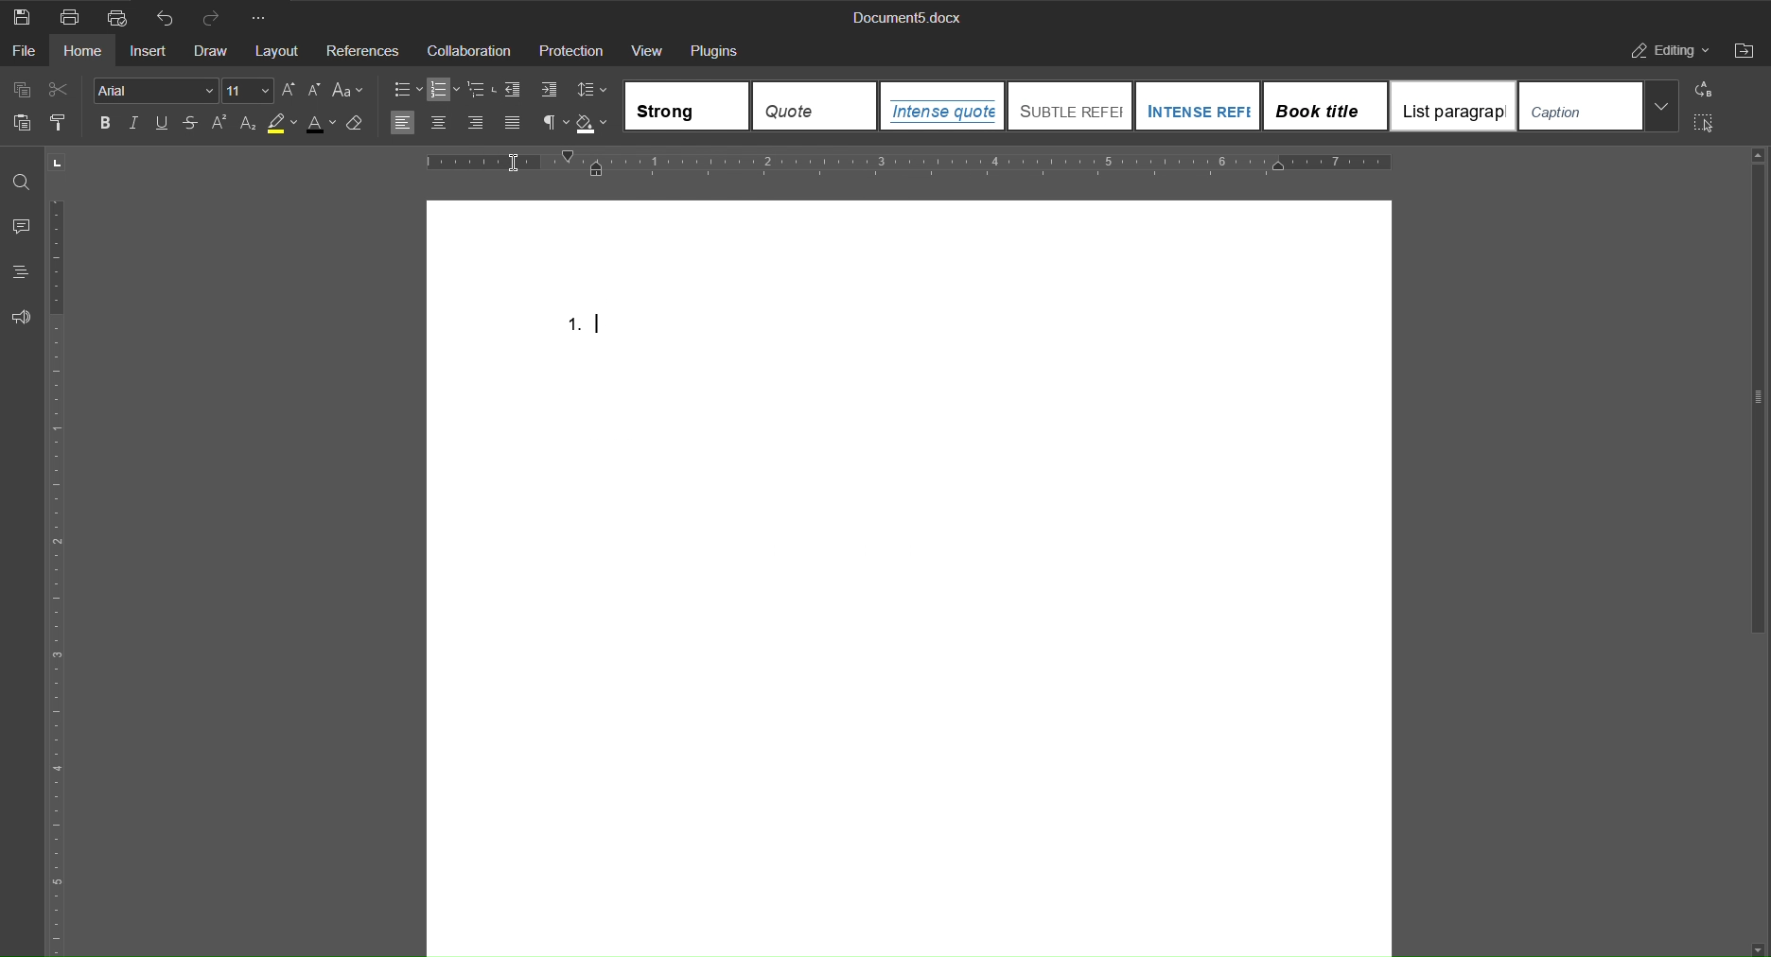 This screenshot has width=1771, height=957. I want to click on Quick Print, so click(122, 17).